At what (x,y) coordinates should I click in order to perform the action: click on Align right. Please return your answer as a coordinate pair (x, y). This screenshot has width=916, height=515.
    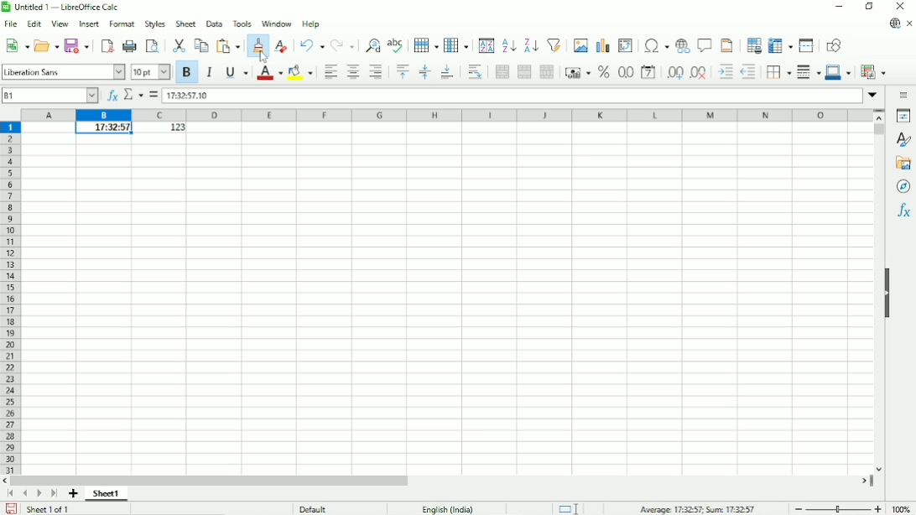
    Looking at the image, I should click on (377, 72).